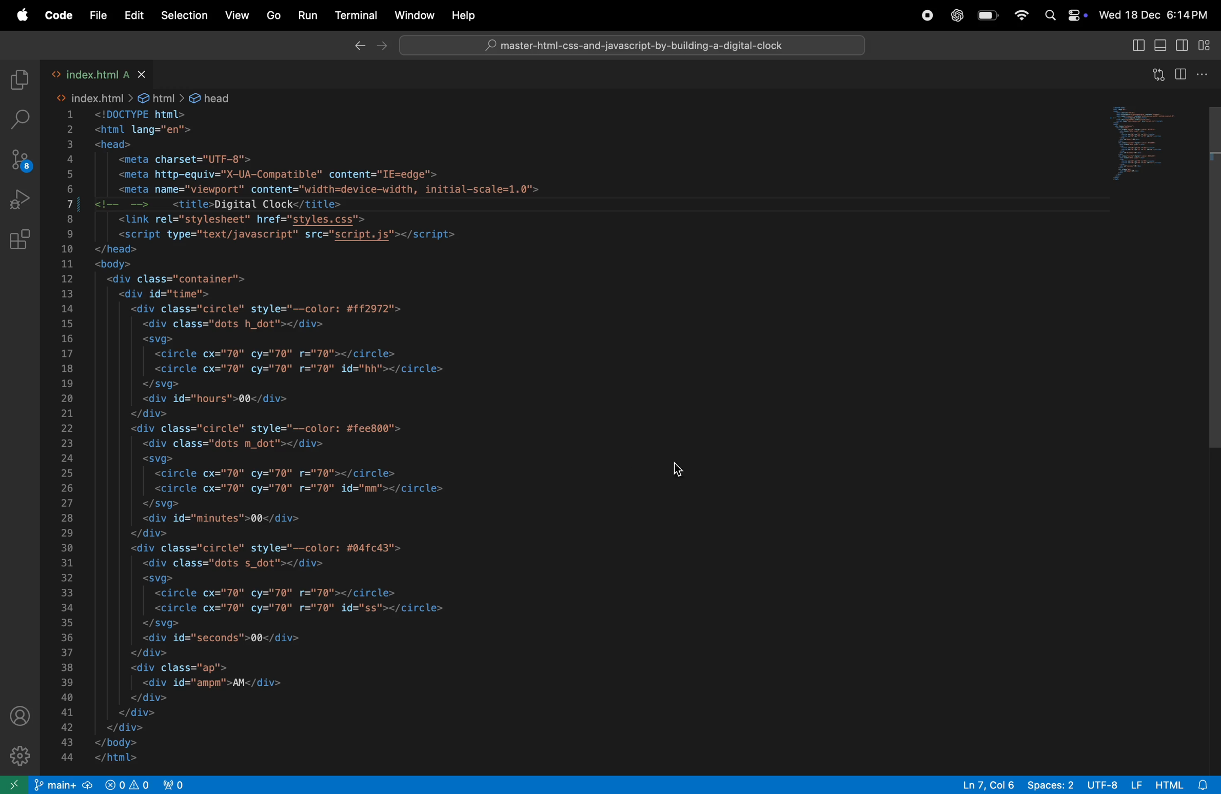 The width and height of the screenshot is (1221, 794). What do you see at coordinates (1114, 784) in the screenshot?
I see `utf -8` at bounding box center [1114, 784].